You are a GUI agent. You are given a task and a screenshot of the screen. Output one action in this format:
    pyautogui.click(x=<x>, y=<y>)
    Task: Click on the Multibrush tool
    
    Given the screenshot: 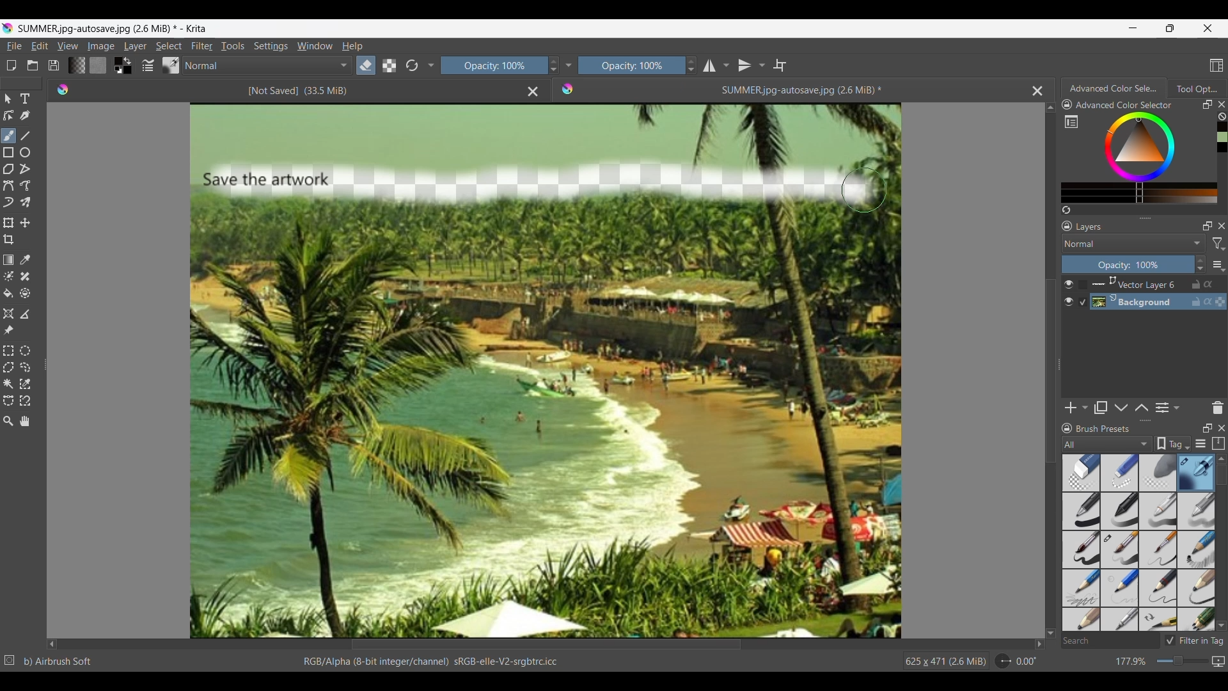 What is the action you would take?
    pyautogui.click(x=25, y=203)
    